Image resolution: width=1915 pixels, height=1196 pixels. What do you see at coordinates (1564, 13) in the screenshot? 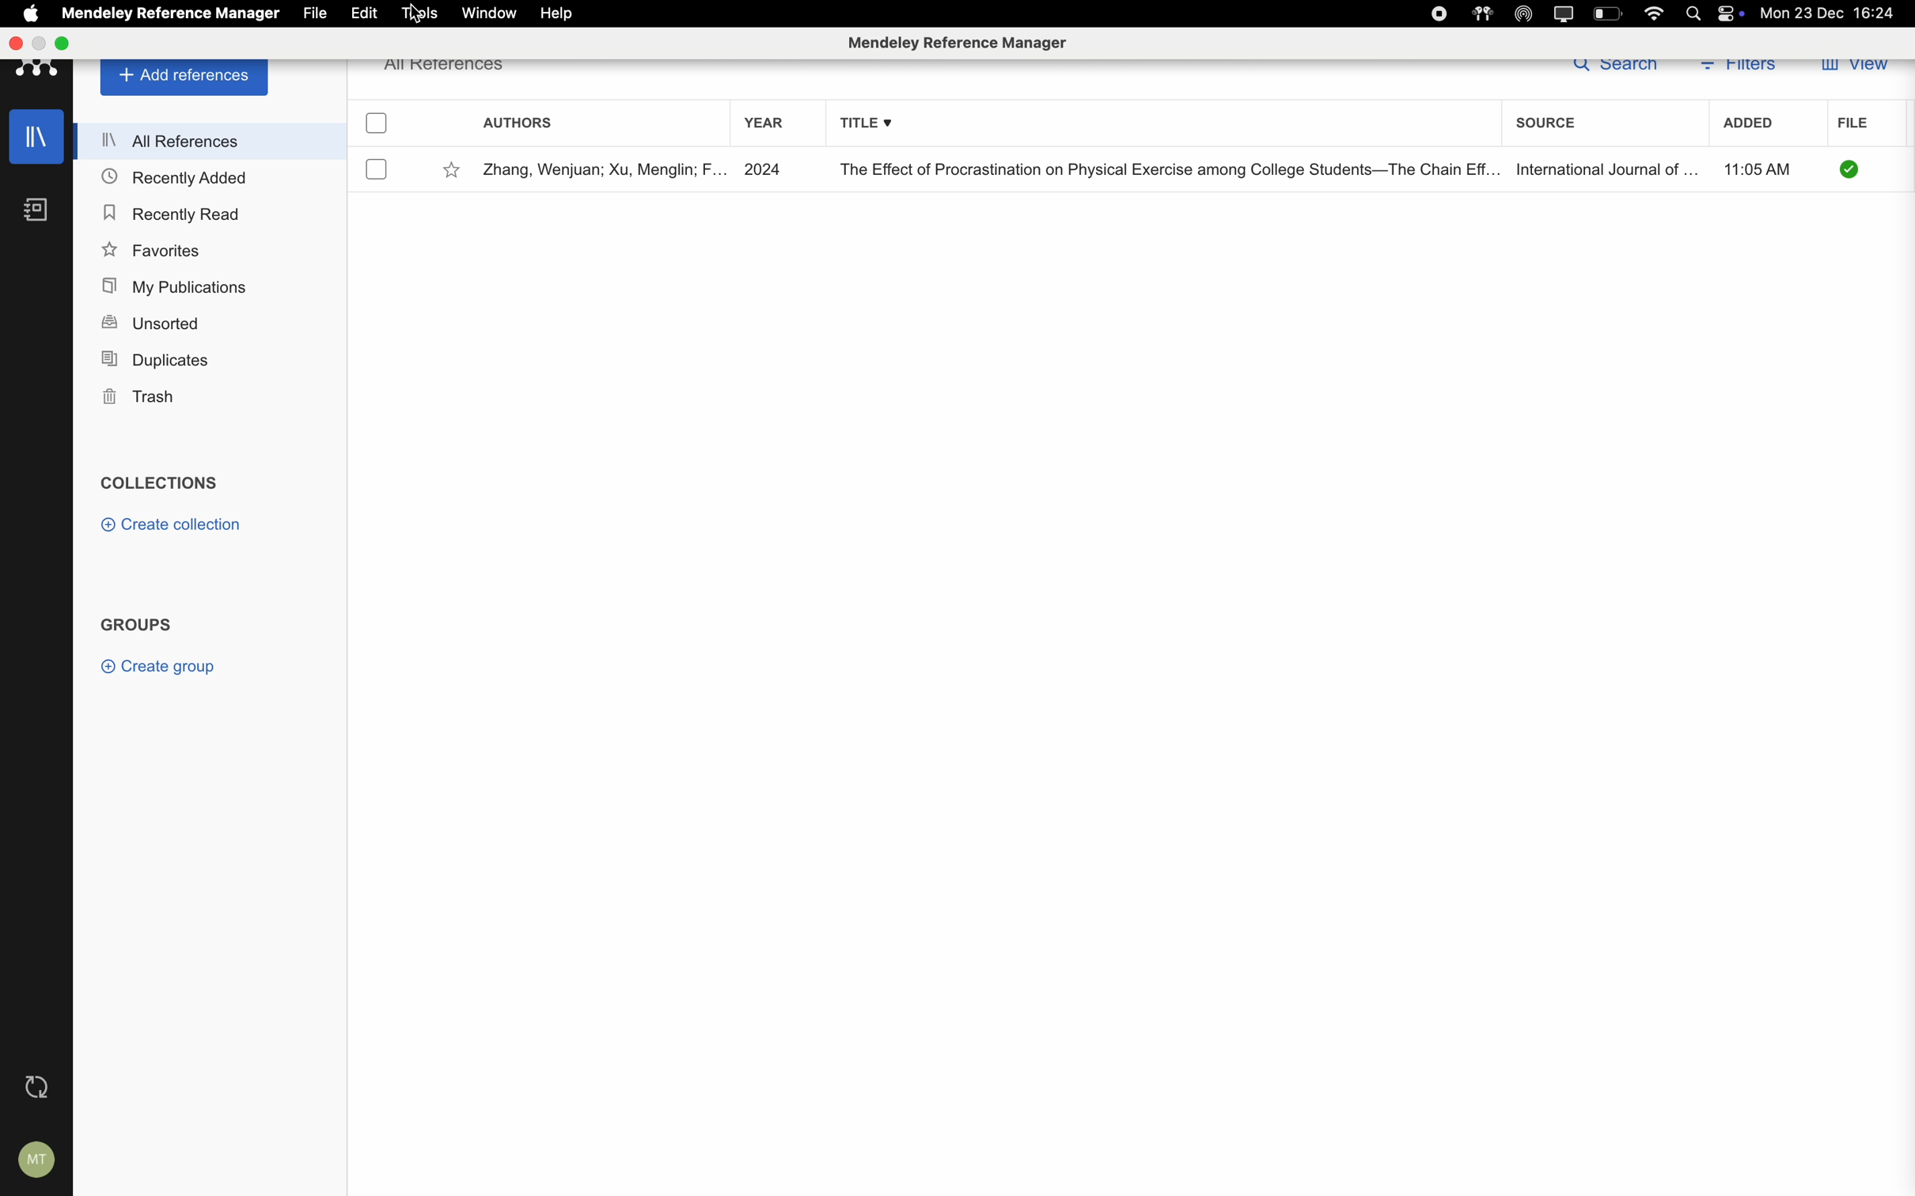
I see `screen` at bounding box center [1564, 13].